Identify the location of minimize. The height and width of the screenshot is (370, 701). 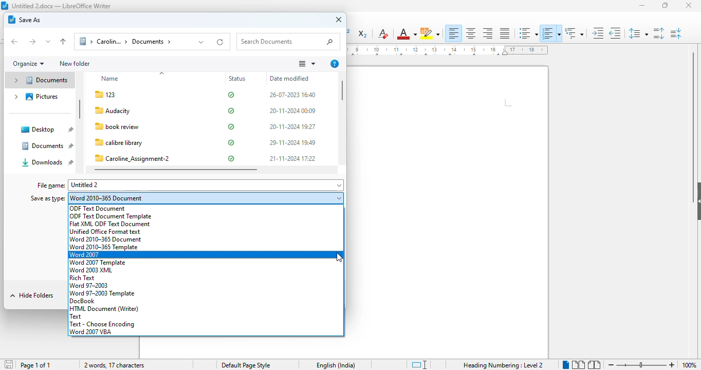
(643, 6).